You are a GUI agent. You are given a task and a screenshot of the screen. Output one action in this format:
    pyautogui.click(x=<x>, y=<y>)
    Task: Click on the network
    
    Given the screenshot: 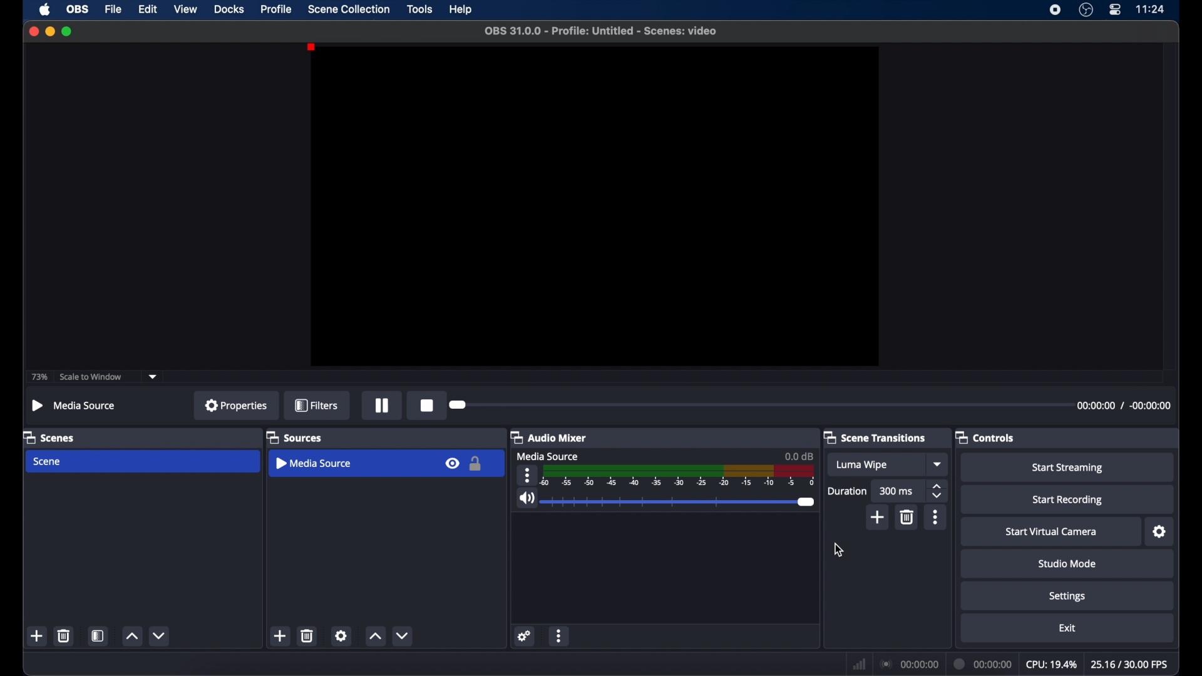 What is the action you would take?
    pyautogui.click(x=859, y=664)
    